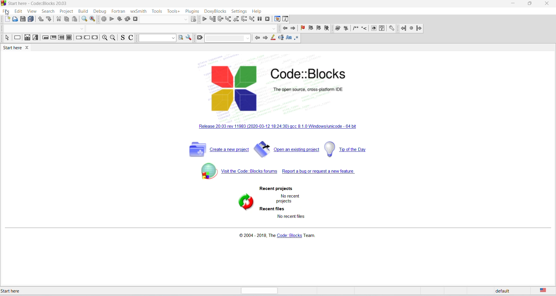  What do you see at coordinates (293, 28) in the screenshot?
I see `next` at bounding box center [293, 28].